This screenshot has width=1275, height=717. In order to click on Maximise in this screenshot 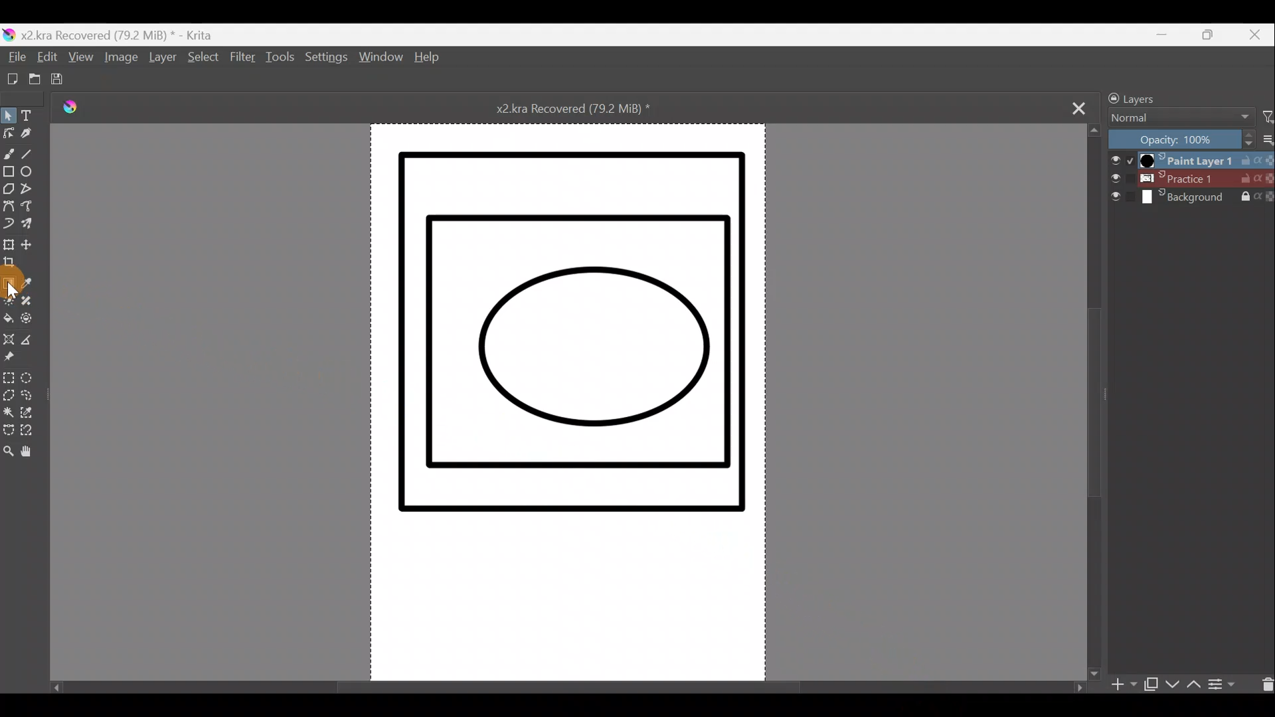, I will do `click(1214, 35)`.